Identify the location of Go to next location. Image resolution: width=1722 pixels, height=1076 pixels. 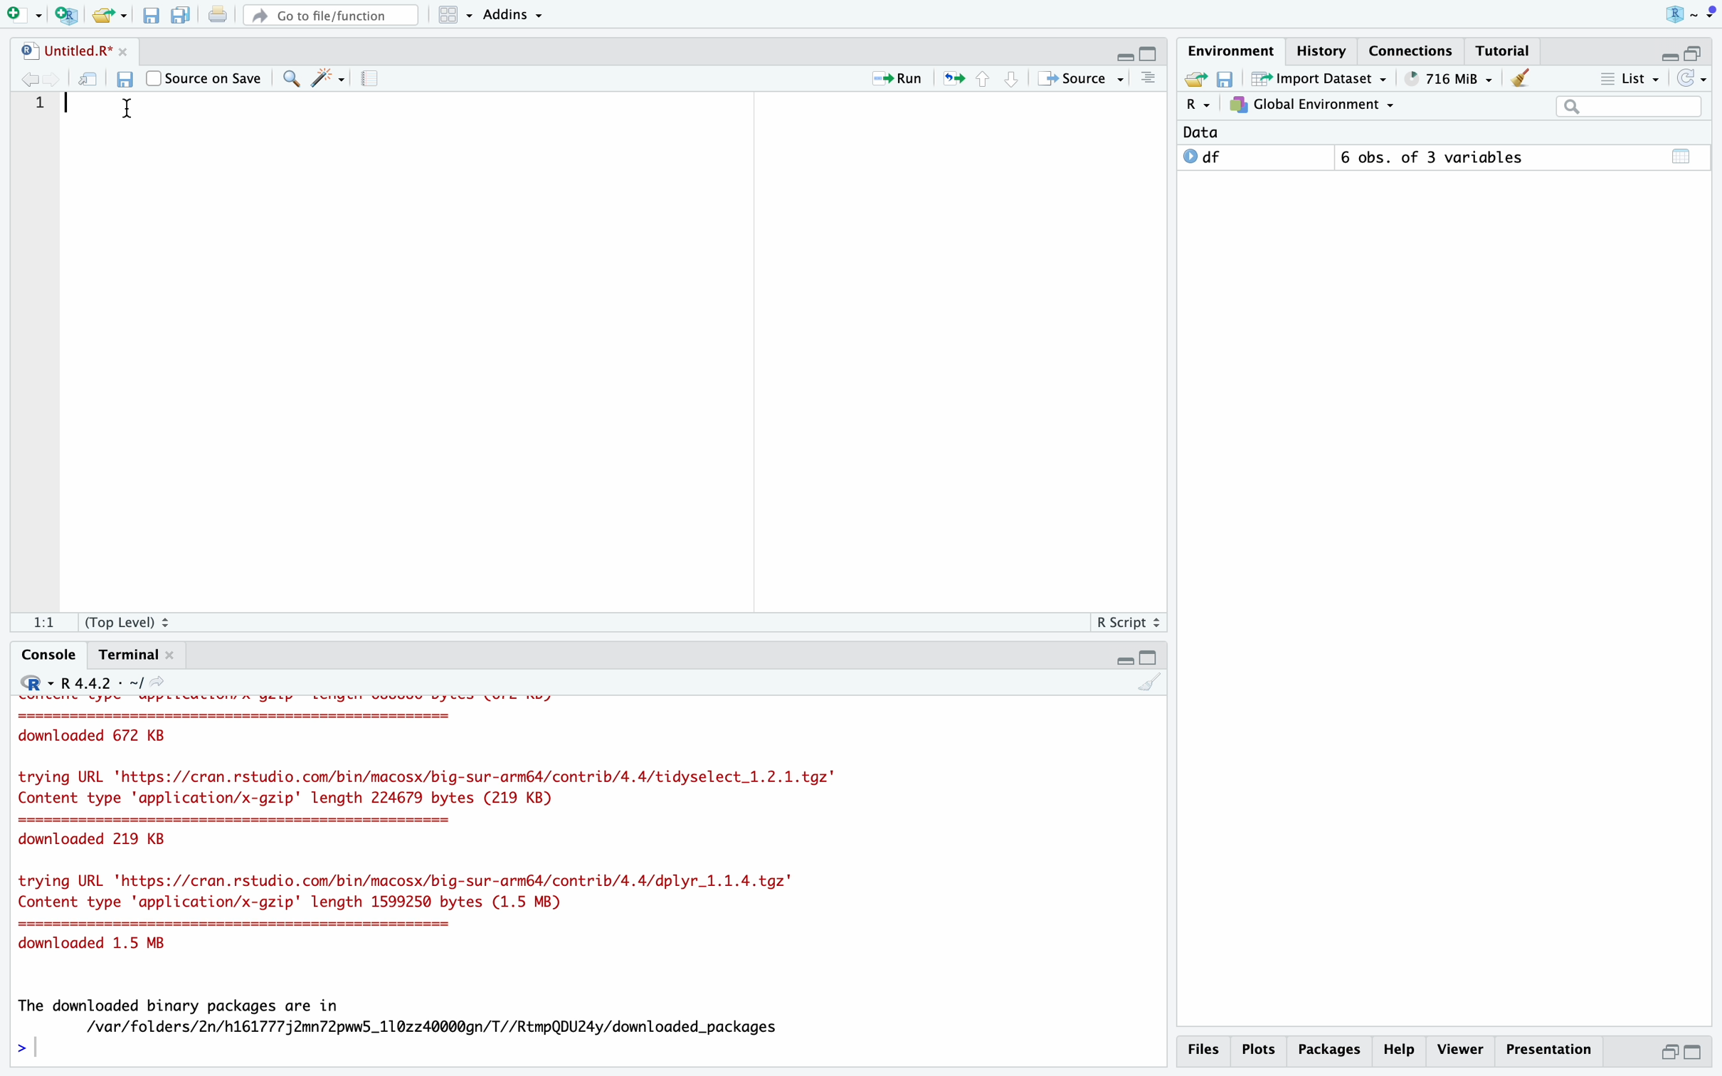
(53, 80).